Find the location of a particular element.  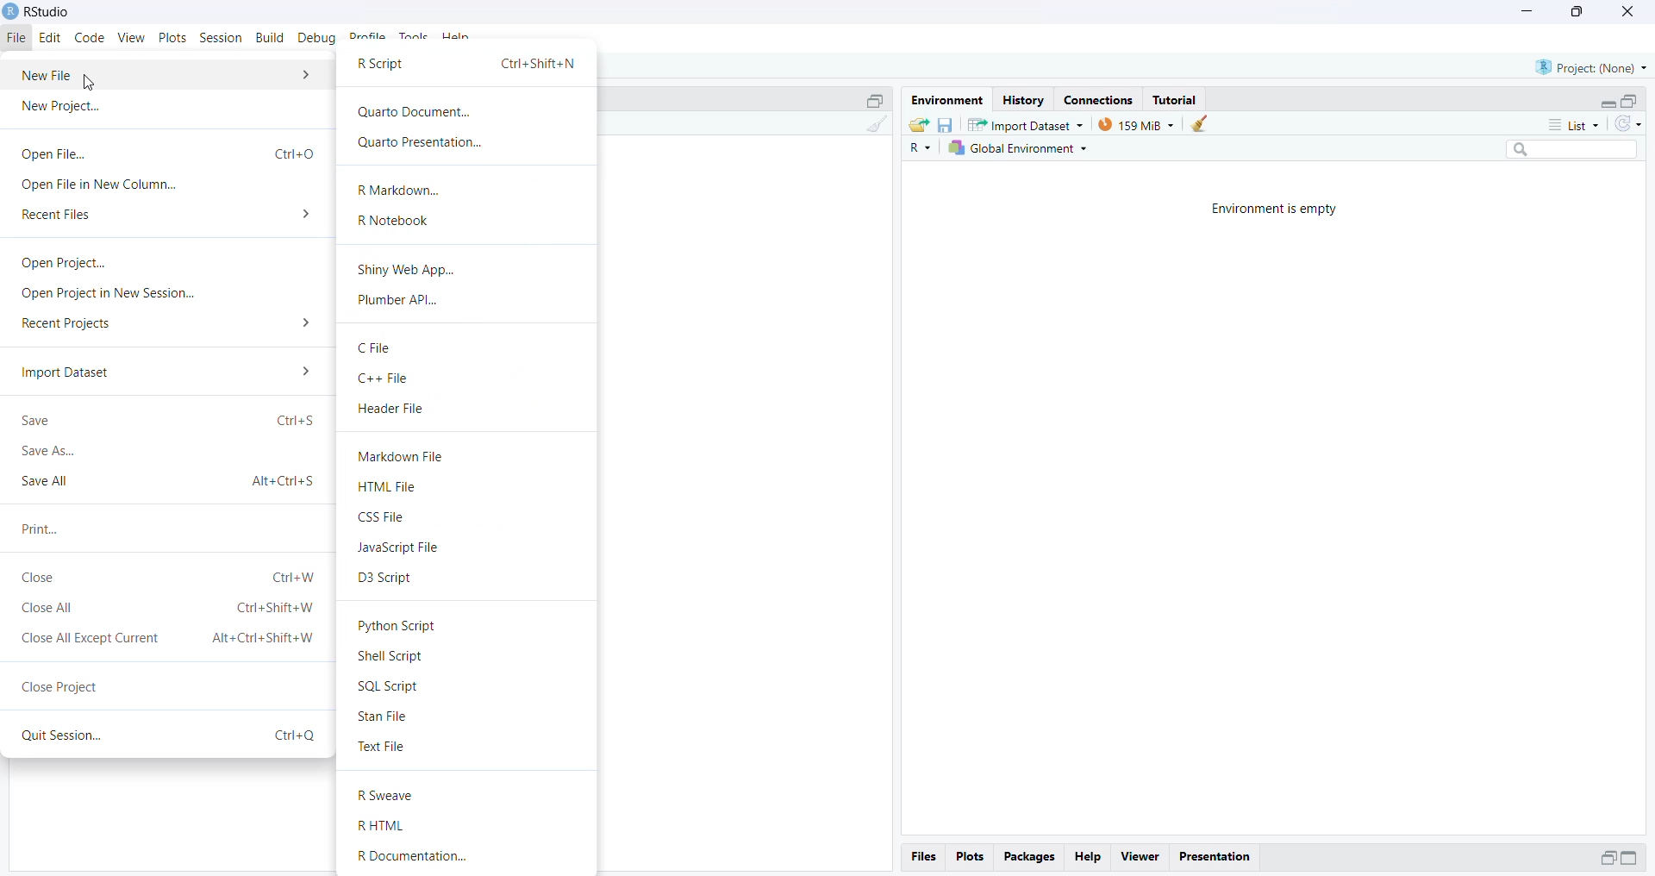

connections is located at coordinates (1103, 99).